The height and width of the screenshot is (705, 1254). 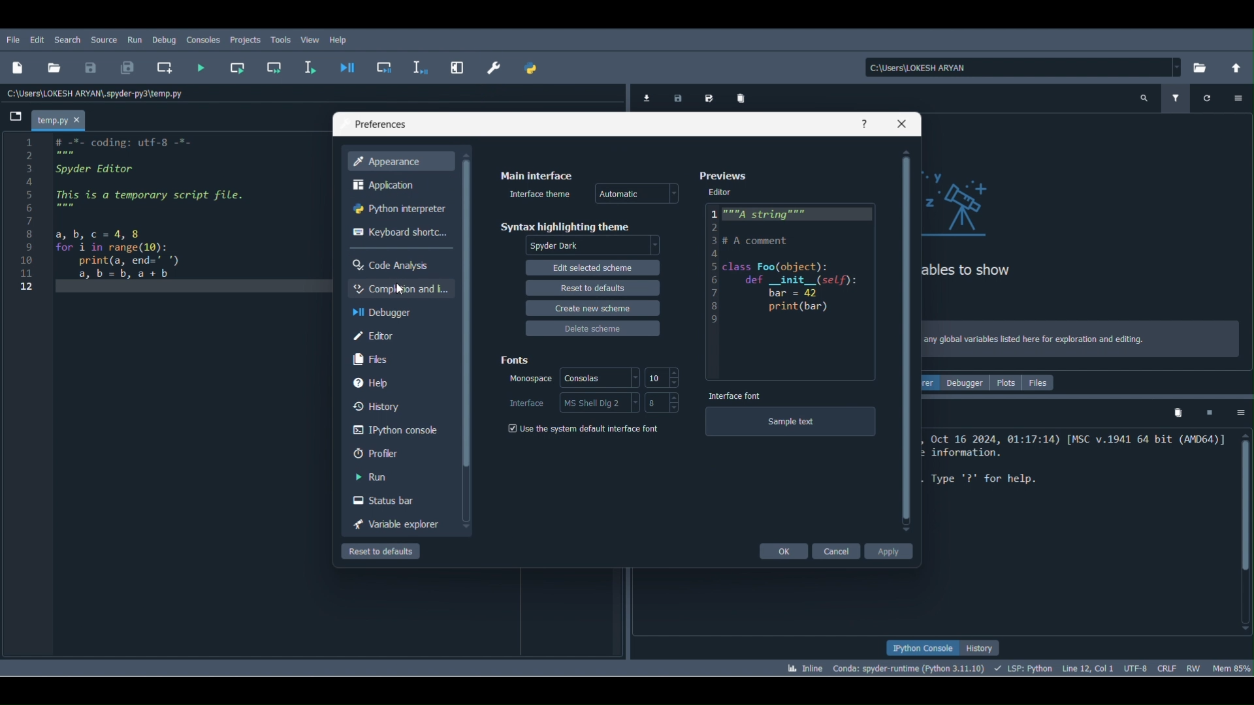 I want to click on Debug cell, so click(x=391, y=69).